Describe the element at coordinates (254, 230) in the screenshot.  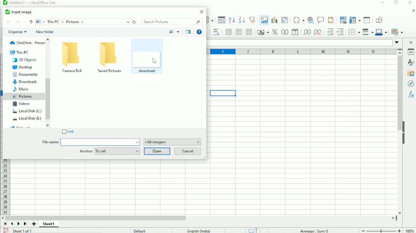
I see `Standard selection` at that location.